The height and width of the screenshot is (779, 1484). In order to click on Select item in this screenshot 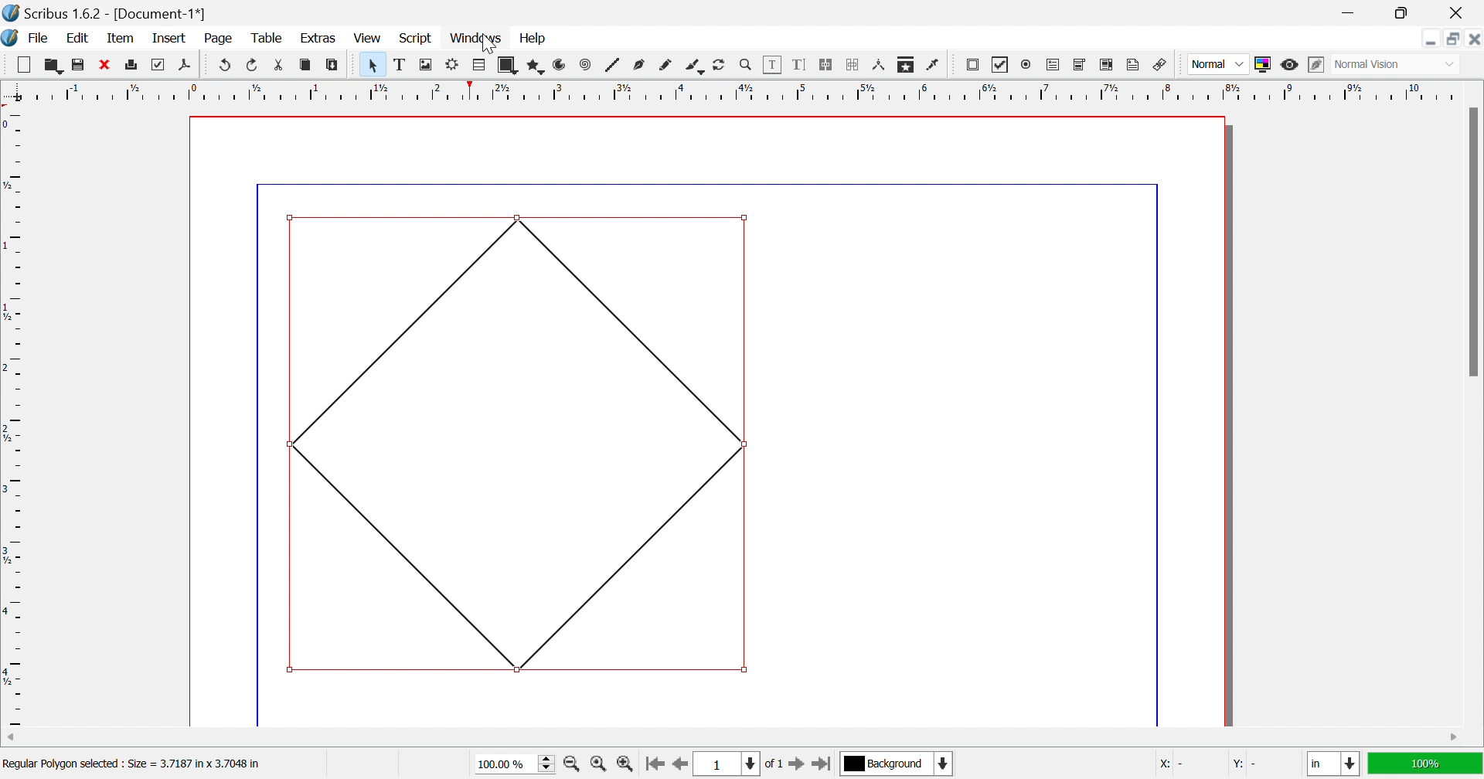, I will do `click(376, 65)`.